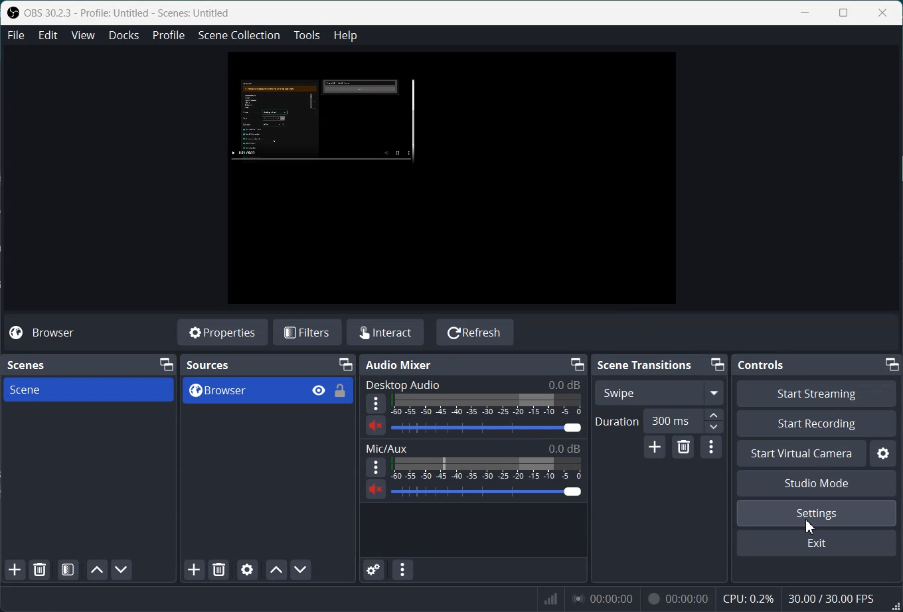 The image size is (903, 612). I want to click on Remove Selected Sources, so click(219, 569).